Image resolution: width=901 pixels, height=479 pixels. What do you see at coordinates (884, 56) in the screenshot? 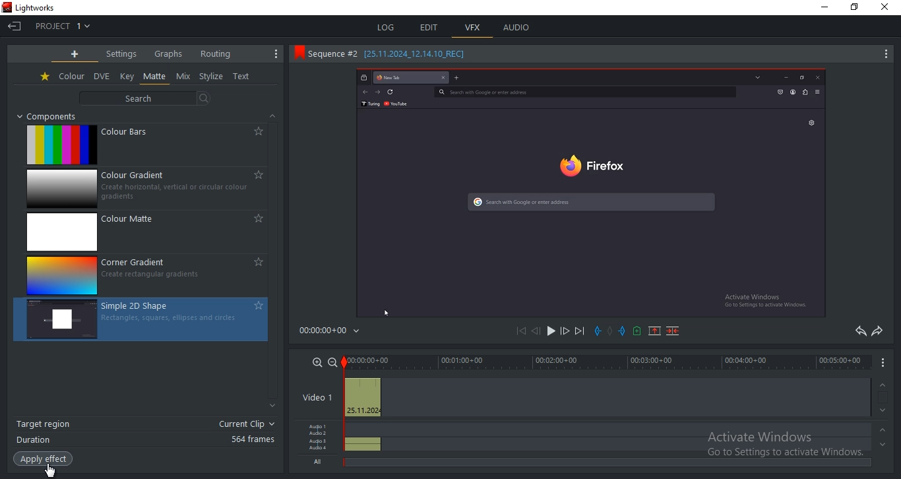
I see `more options` at bounding box center [884, 56].